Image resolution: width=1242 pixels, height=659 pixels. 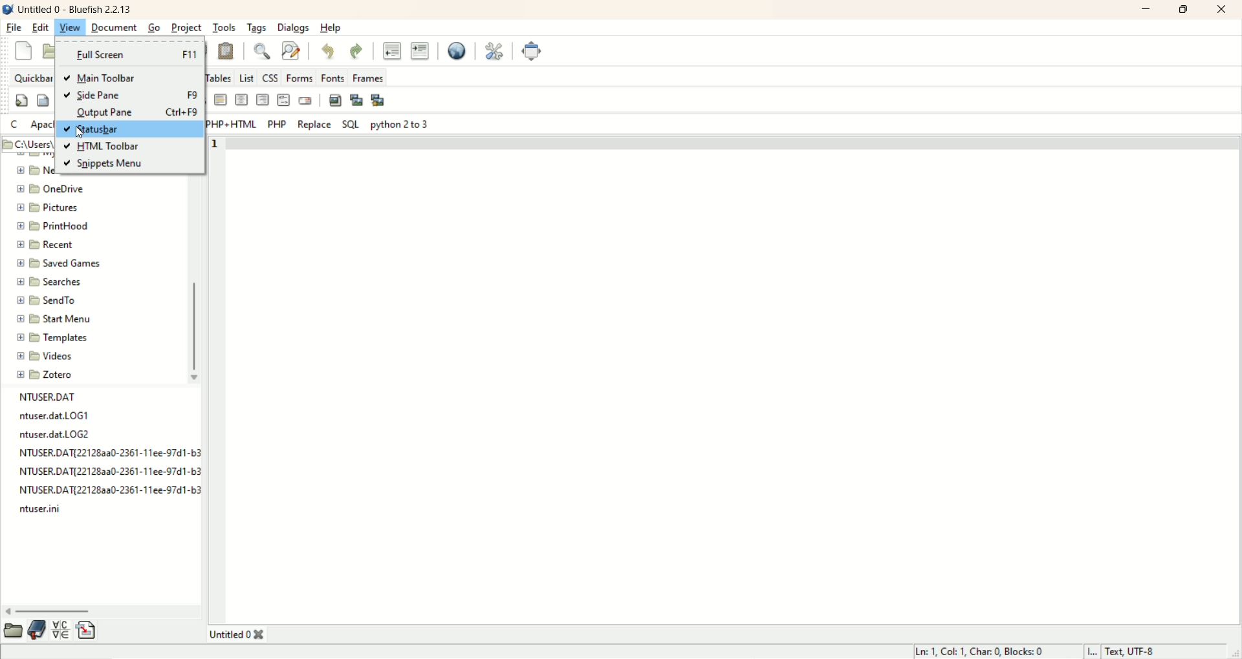 I want to click on document, so click(x=113, y=27).